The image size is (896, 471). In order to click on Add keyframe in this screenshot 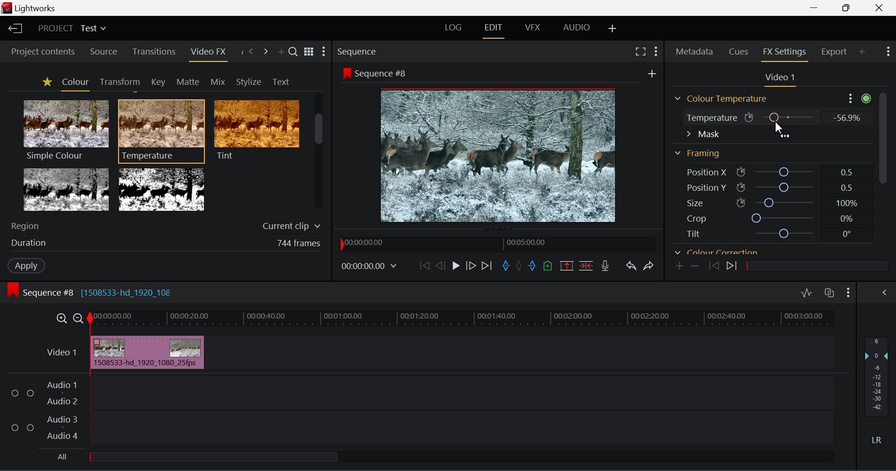, I will do `click(680, 266)`.